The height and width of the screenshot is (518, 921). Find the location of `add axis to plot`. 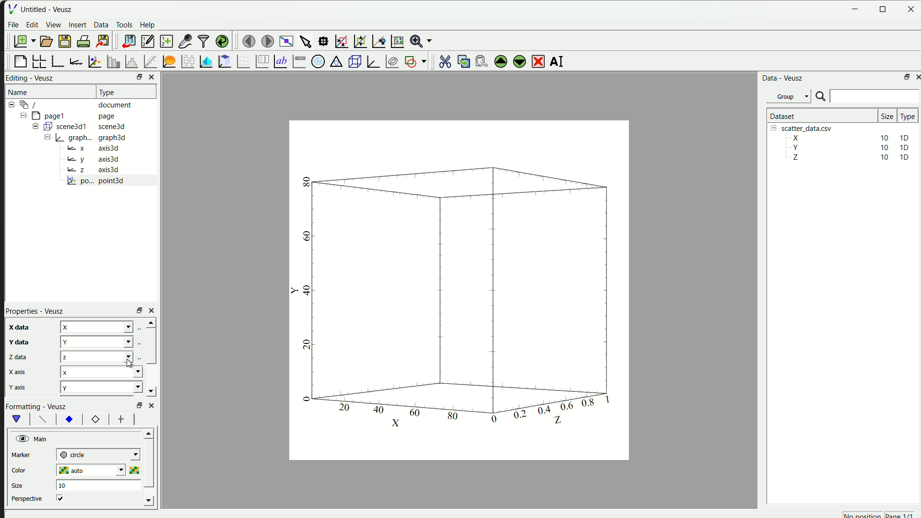

add axis to plot is located at coordinates (75, 61).